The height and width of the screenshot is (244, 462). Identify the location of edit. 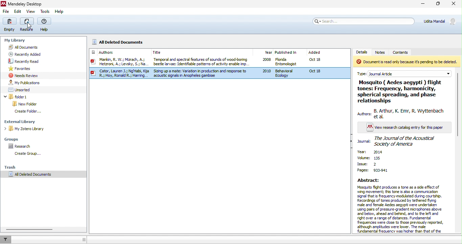
(18, 12).